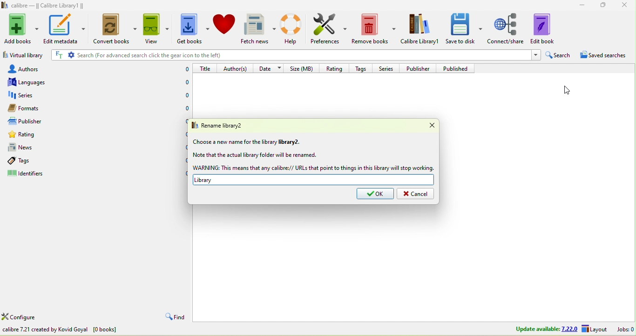 The width and height of the screenshot is (636, 336). What do you see at coordinates (183, 120) in the screenshot?
I see `0` at bounding box center [183, 120].